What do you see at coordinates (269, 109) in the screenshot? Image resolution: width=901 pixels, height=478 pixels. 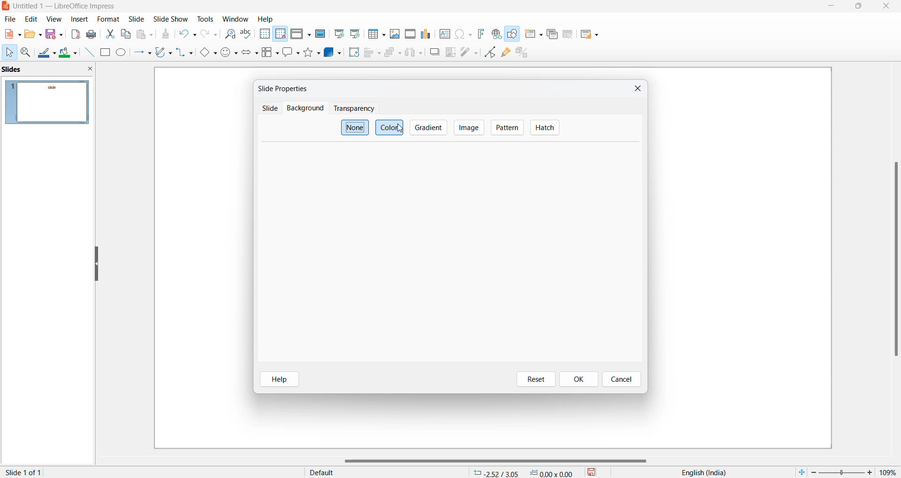 I see `slide` at bounding box center [269, 109].